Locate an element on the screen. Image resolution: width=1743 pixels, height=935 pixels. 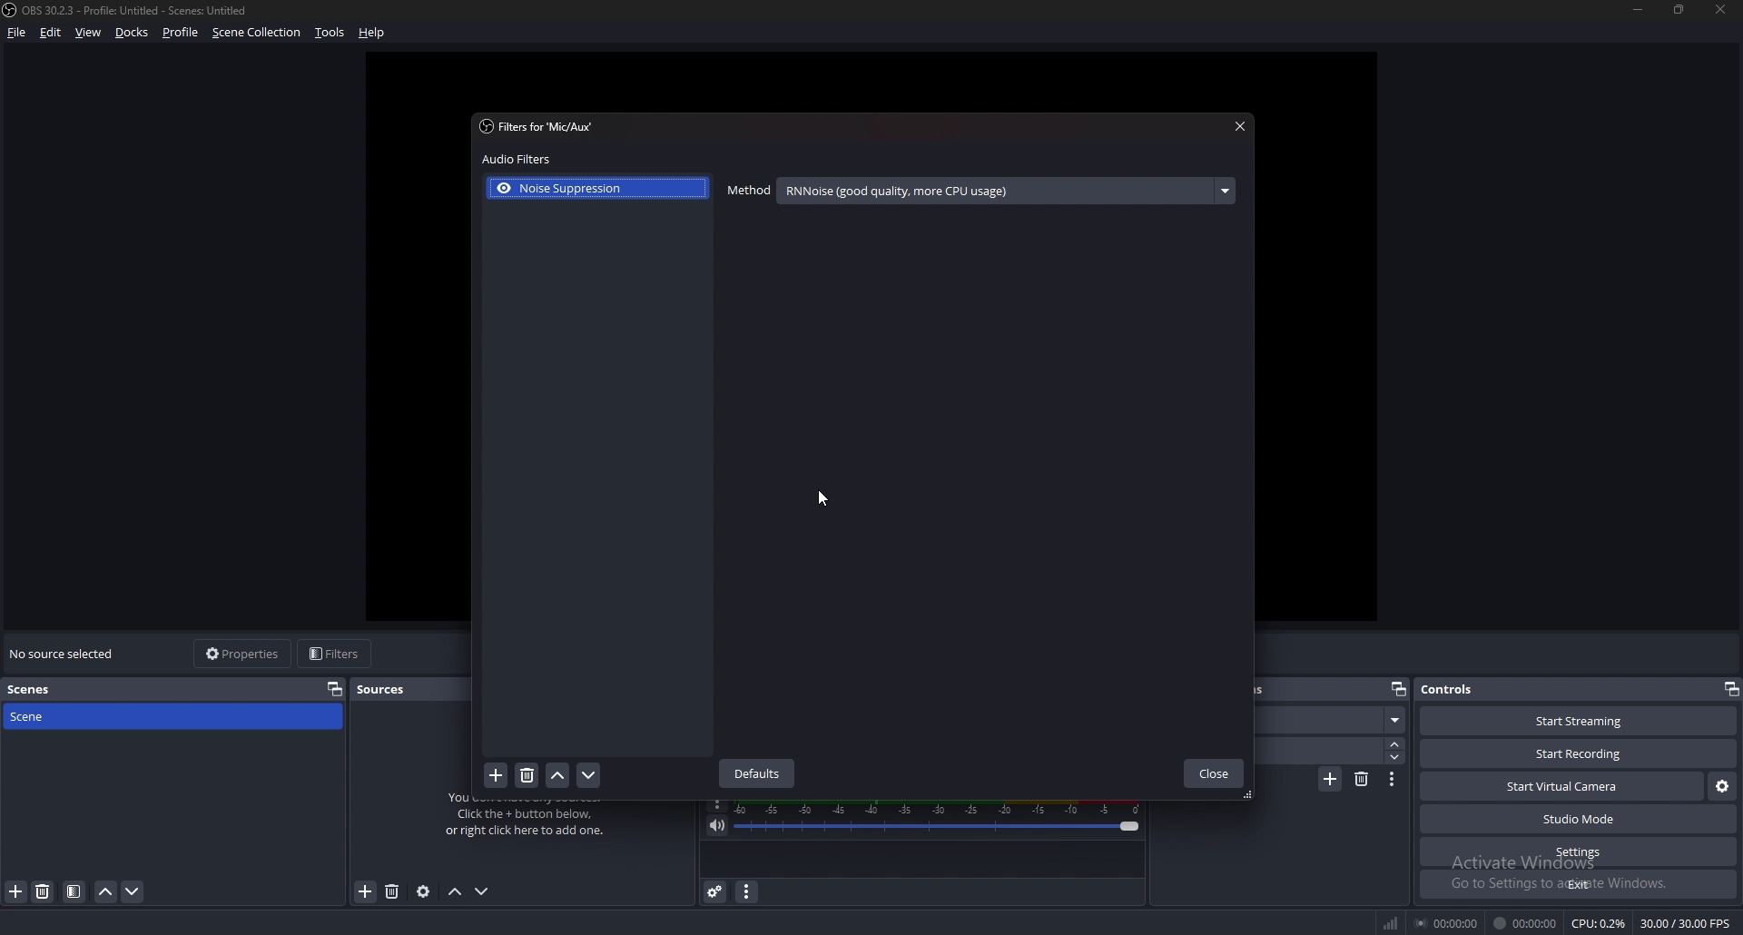
decrease duration is located at coordinates (1397, 758).